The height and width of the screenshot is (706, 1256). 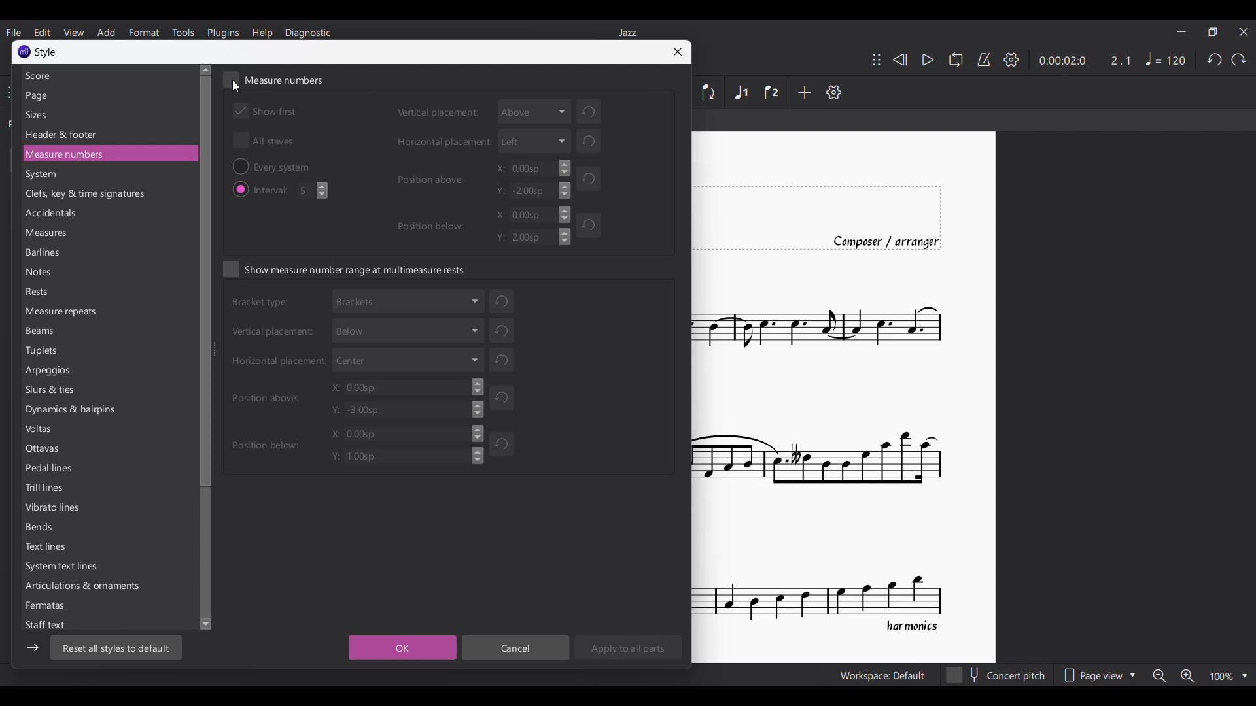 What do you see at coordinates (117, 648) in the screenshot?
I see `Reset to default` at bounding box center [117, 648].